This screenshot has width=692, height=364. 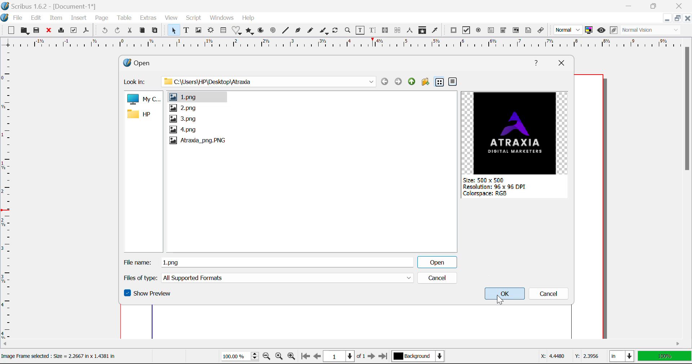 What do you see at coordinates (248, 18) in the screenshot?
I see `Help` at bounding box center [248, 18].